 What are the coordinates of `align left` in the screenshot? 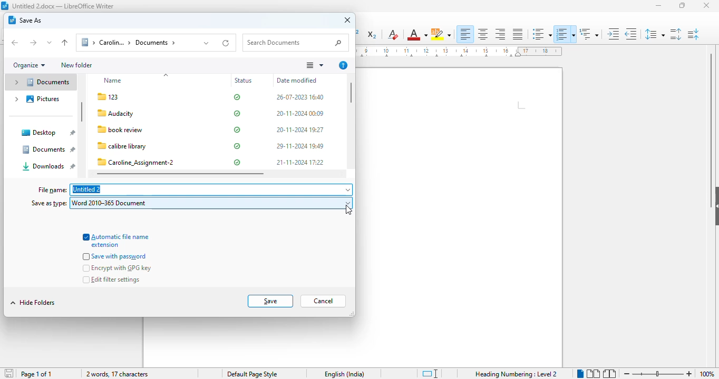 It's located at (466, 34).